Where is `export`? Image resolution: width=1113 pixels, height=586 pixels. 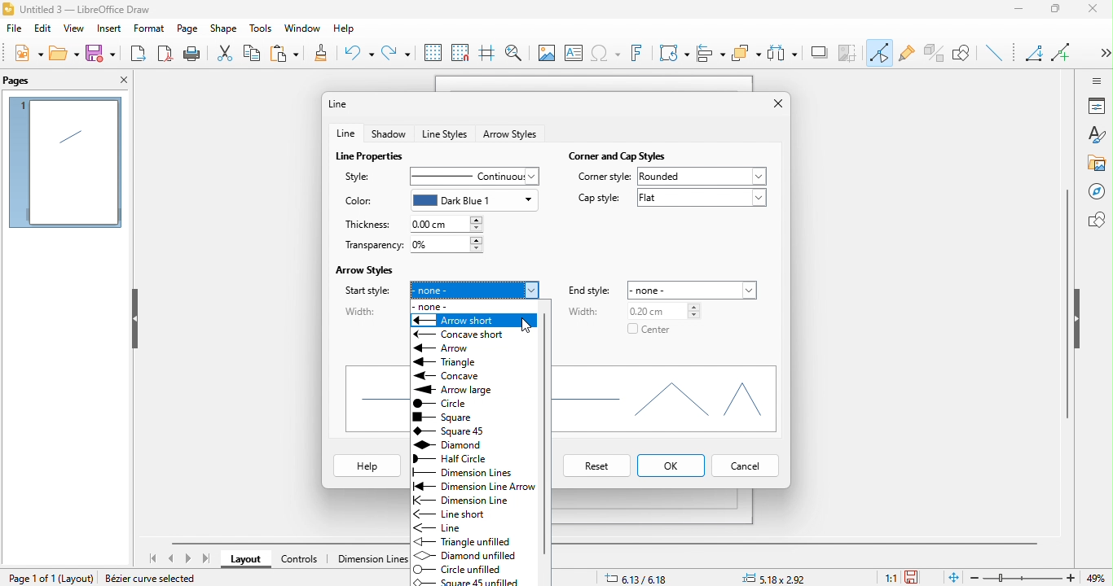 export is located at coordinates (139, 52).